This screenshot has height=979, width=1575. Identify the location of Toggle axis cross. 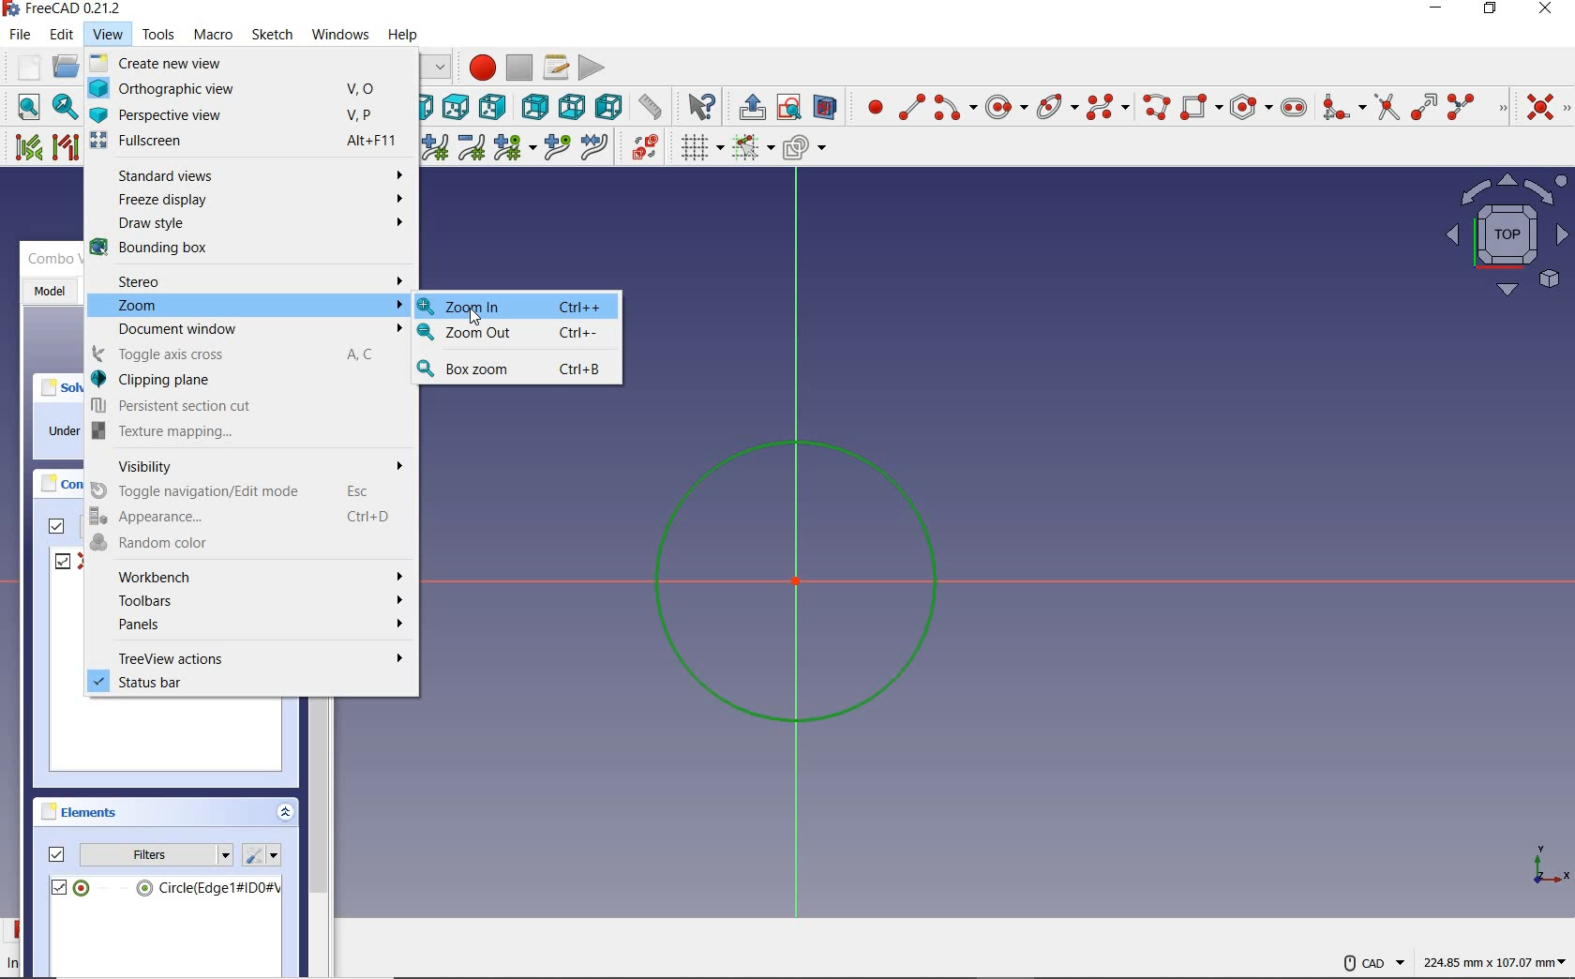
(245, 354).